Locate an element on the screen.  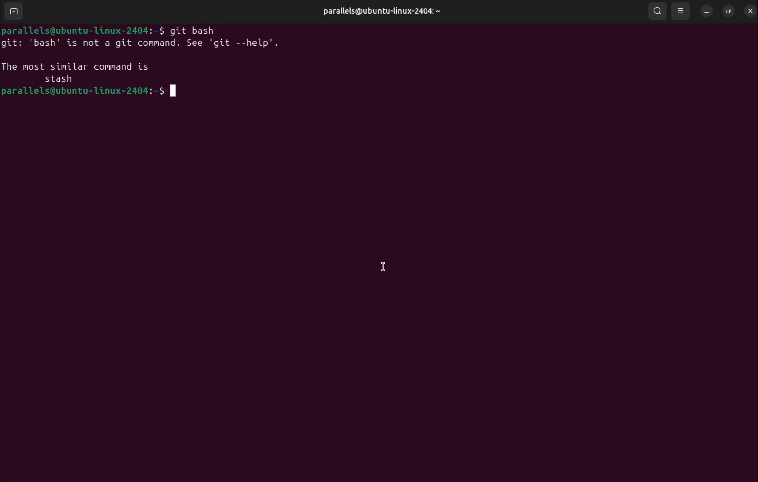
resize is located at coordinates (730, 11).